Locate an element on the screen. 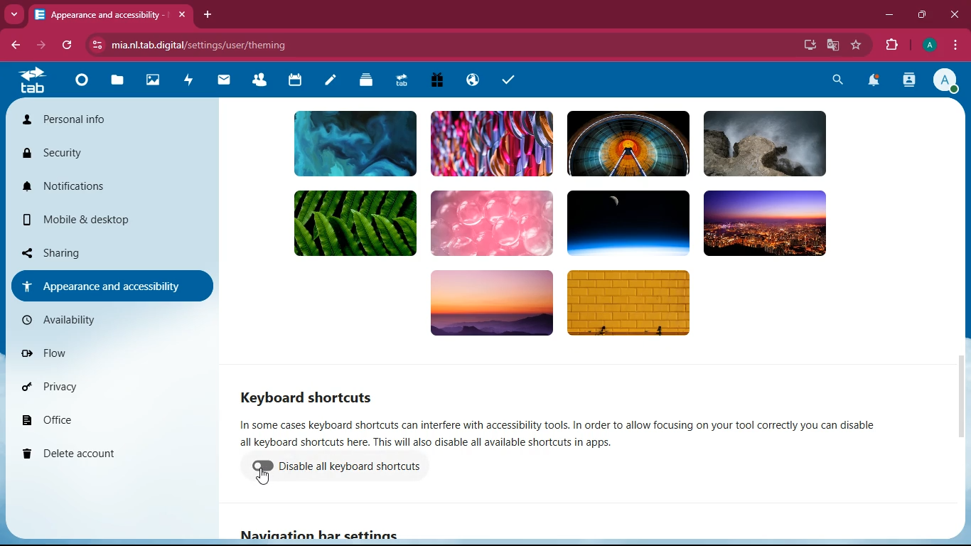 This screenshot has width=971, height=546. calendar is located at coordinates (296, 82).